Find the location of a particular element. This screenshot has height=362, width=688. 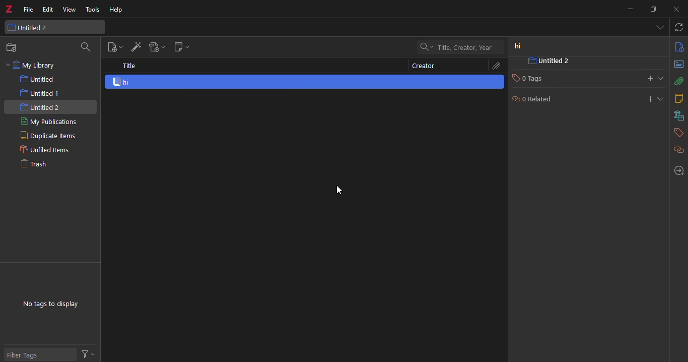

expand is located at coordinates (663, 99).